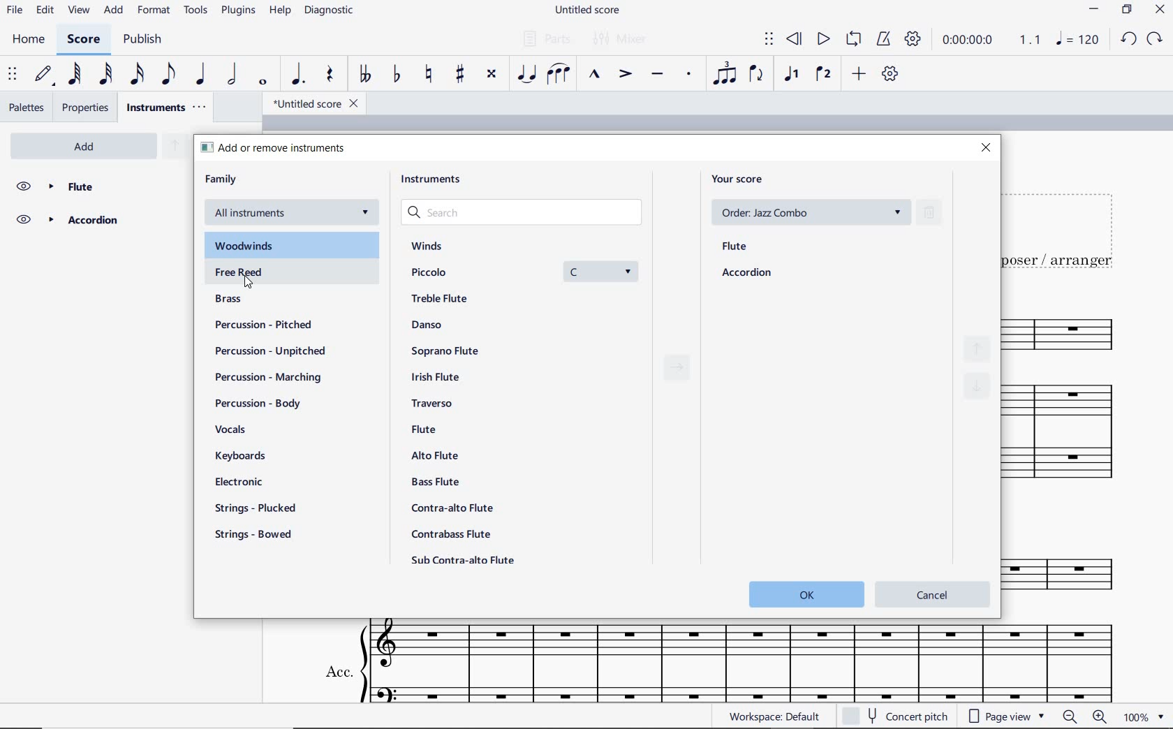 This screenshot has width=1173, height=729. Describe the element at coordinates (75, 74) in the screenshot. I see `64th note` at that location.